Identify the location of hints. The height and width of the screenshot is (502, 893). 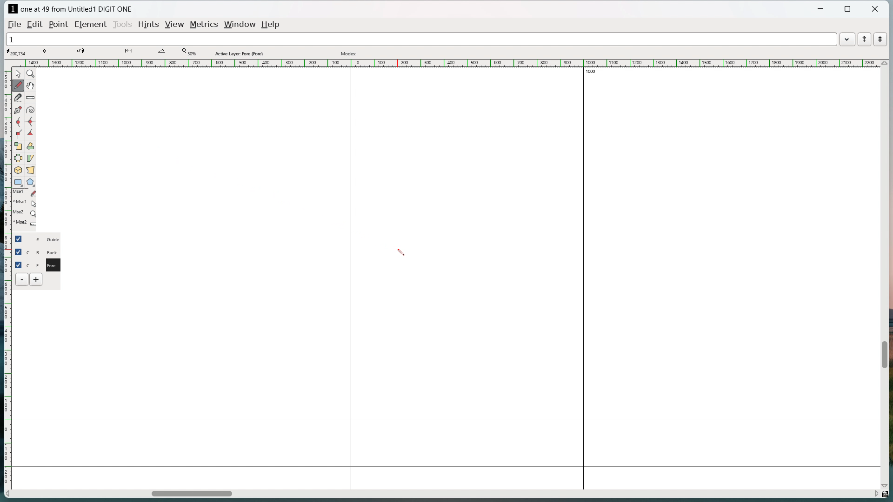
(149, 25).